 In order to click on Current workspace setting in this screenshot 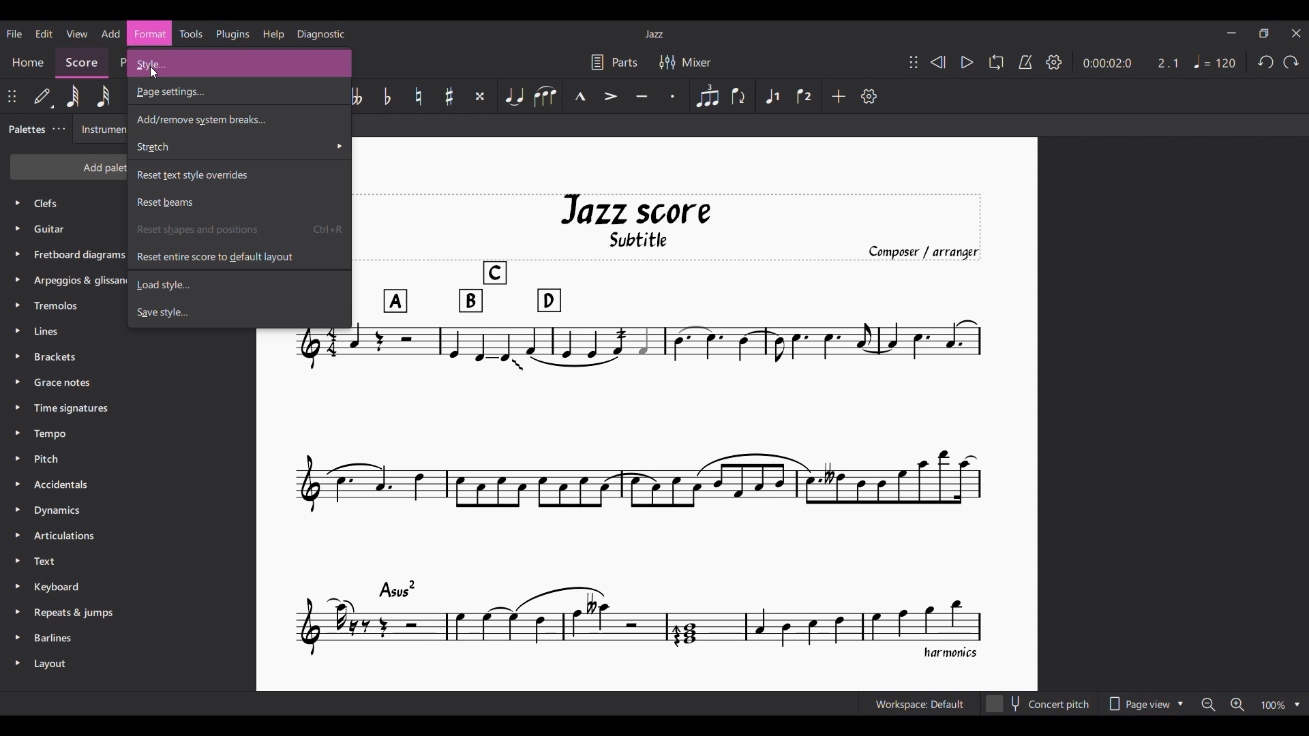, I will do `click(920, 703)`.